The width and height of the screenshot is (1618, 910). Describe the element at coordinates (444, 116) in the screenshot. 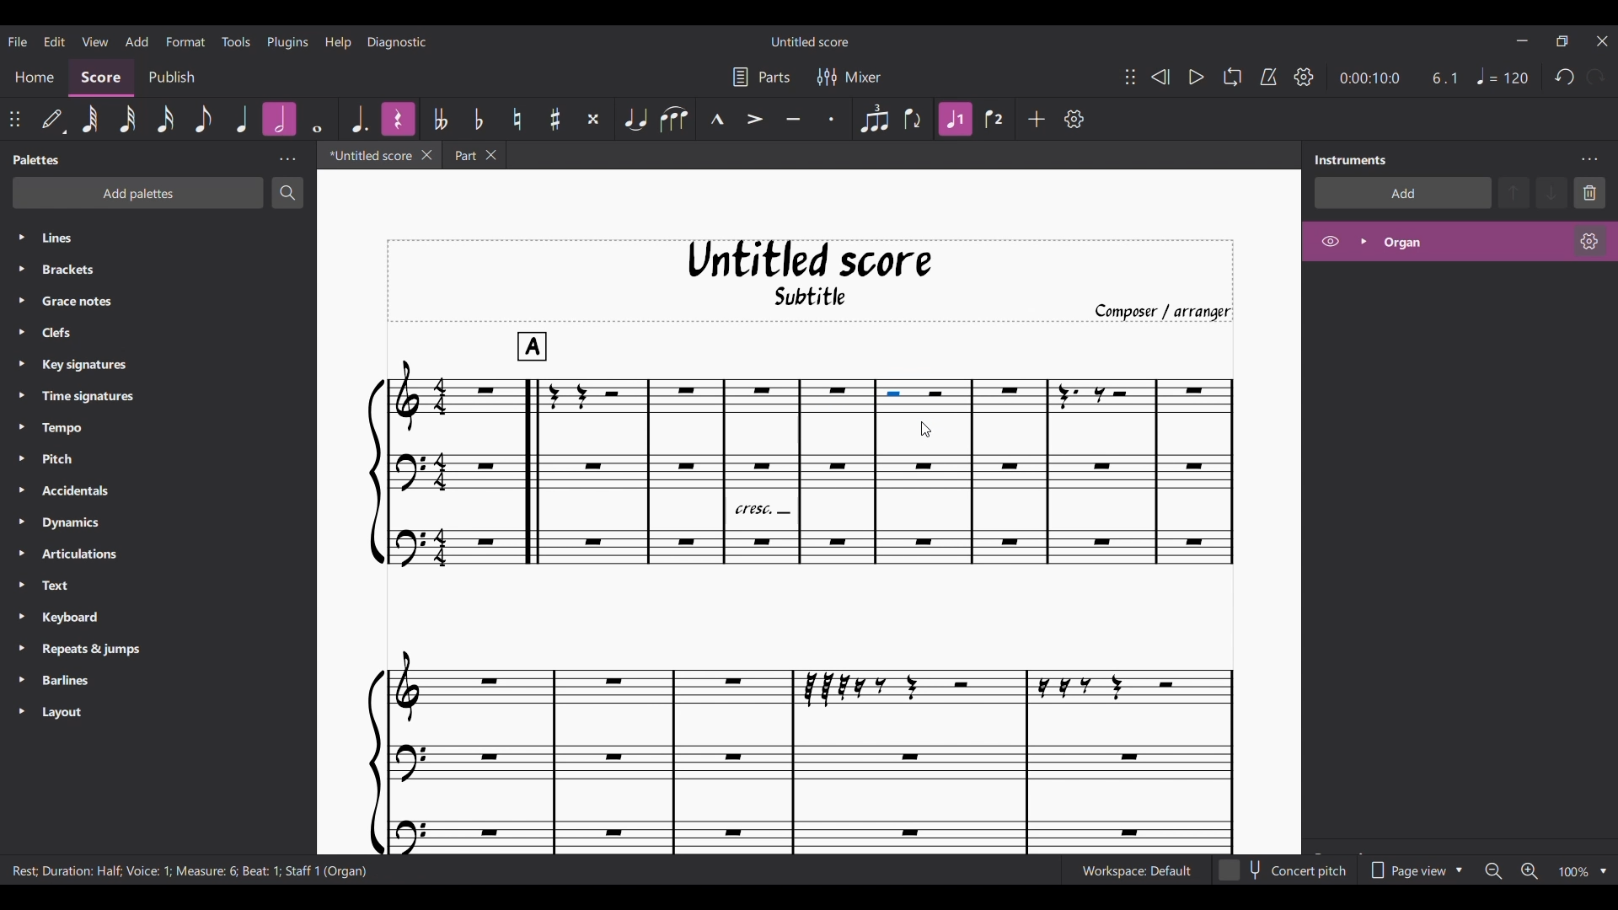

I see `Toggle double flat` at that location.